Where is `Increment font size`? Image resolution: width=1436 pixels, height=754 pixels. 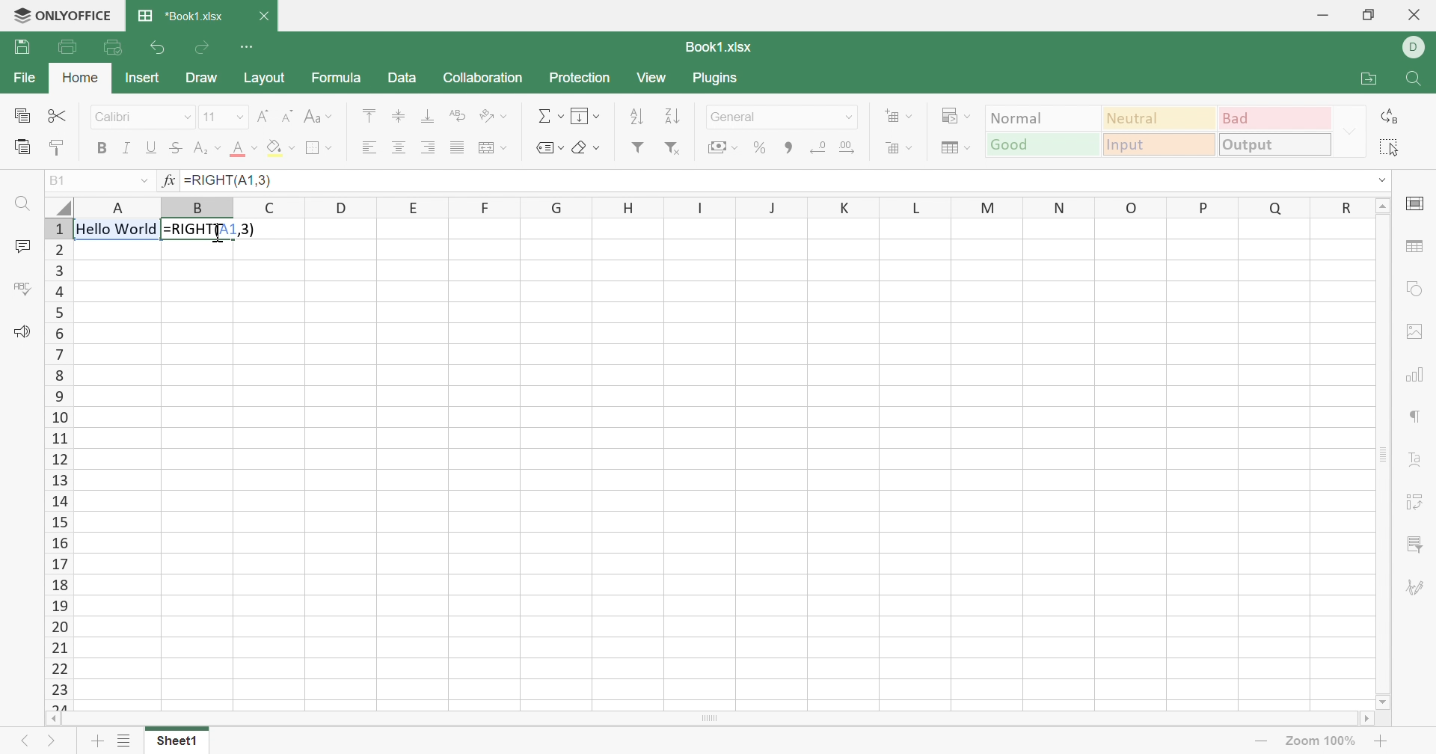
Increment font size is located at coordinates (265, 116).